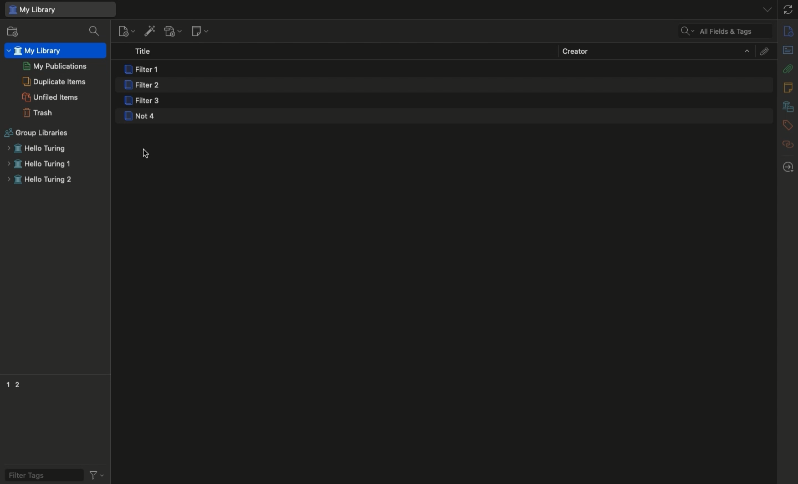 Image resolution: width=798 pixels, height=484 pixels. Describe the element at coordinates (172, 32) in the screenshot. I see `Add attachment` at that location.